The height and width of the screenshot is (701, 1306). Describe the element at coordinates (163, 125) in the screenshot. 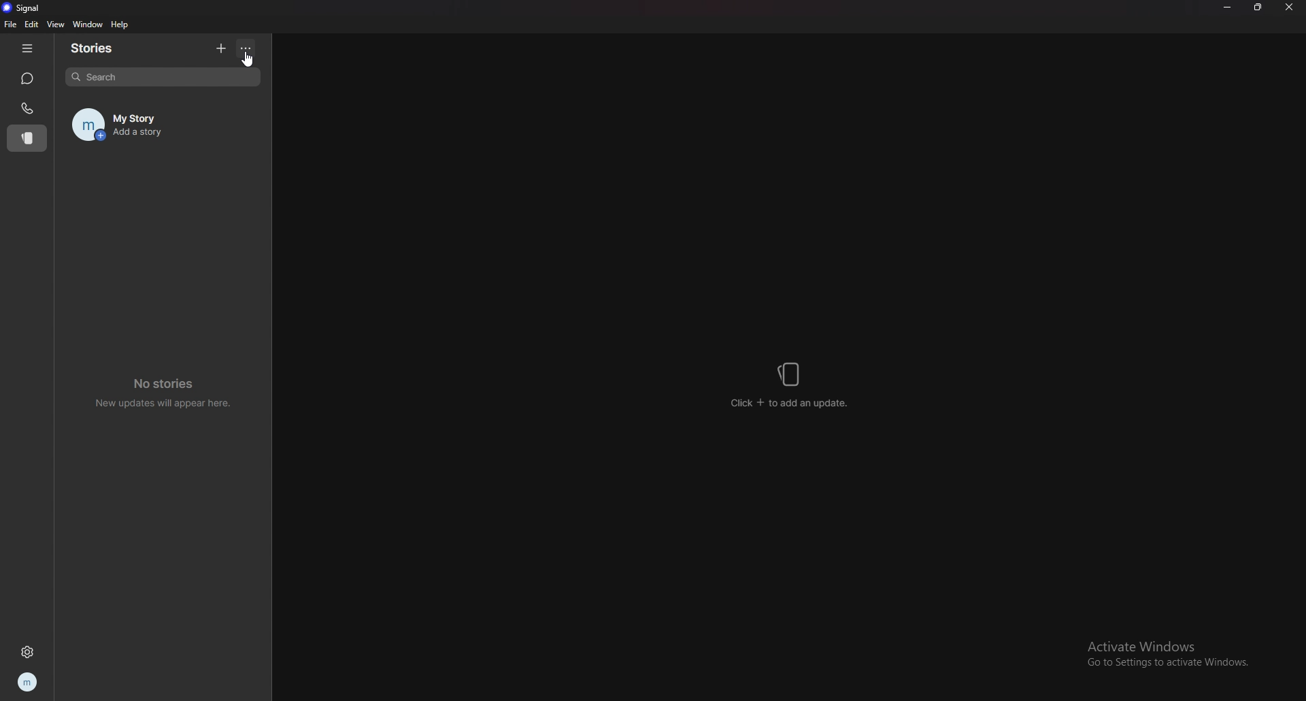

I see `my story` at that location.